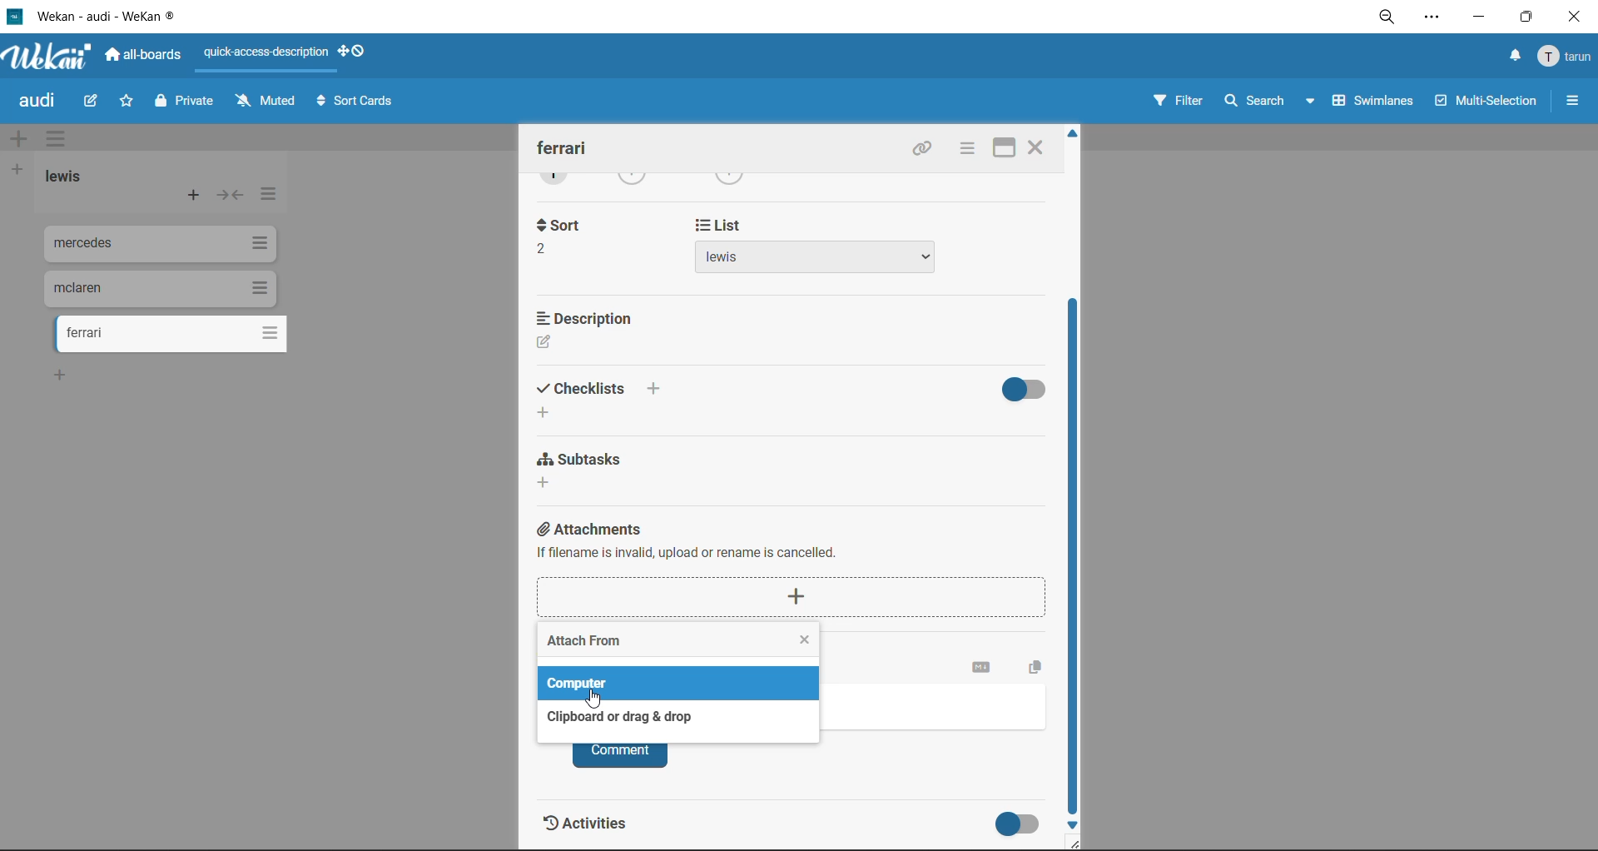 This screenshot has height=851, width=1598. What do you see at coordinates (1001, 150) in the screenshot?
I see `maximize` at bounding box center [1001, 150].